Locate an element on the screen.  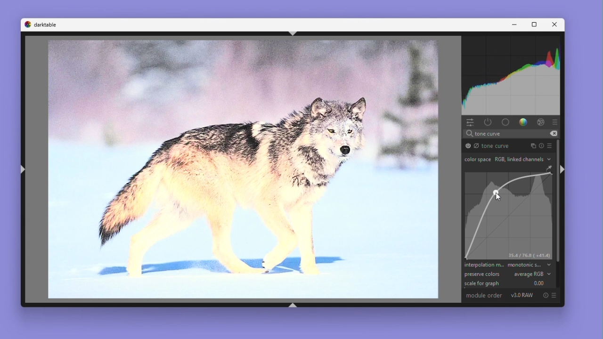
Interpolation method is located at coordinates (507, 265).